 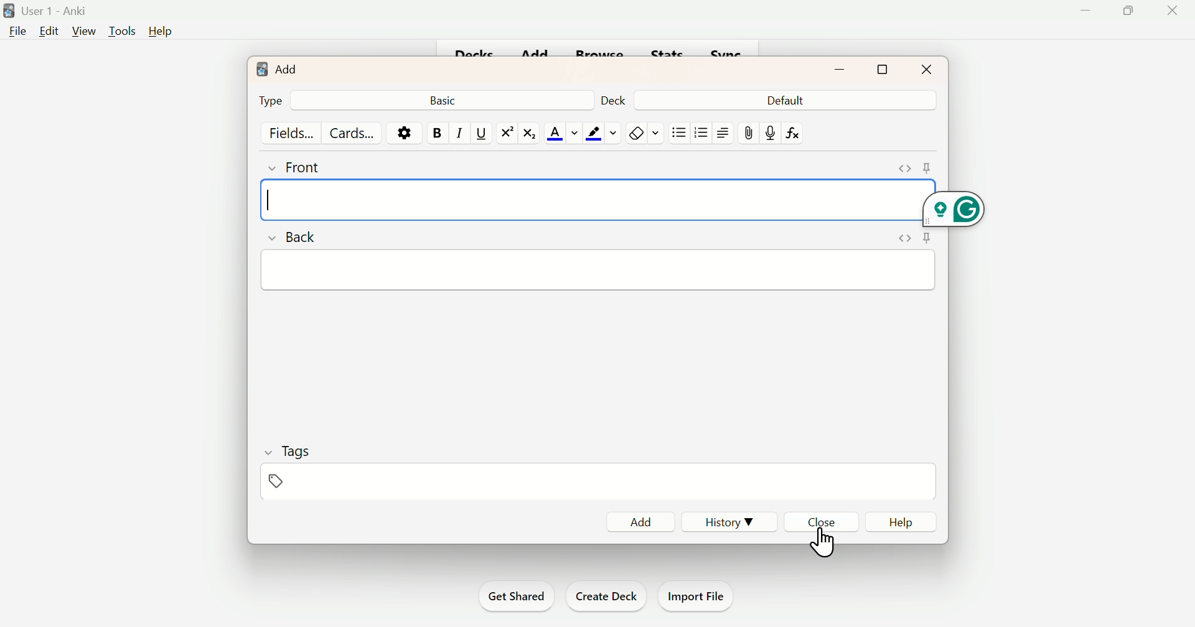 I want to click on Bullets, so click(x=701, y=135).